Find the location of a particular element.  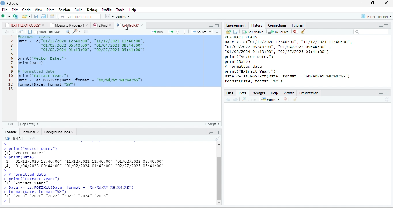

2.Rmd is located at coordinates (100, 25).